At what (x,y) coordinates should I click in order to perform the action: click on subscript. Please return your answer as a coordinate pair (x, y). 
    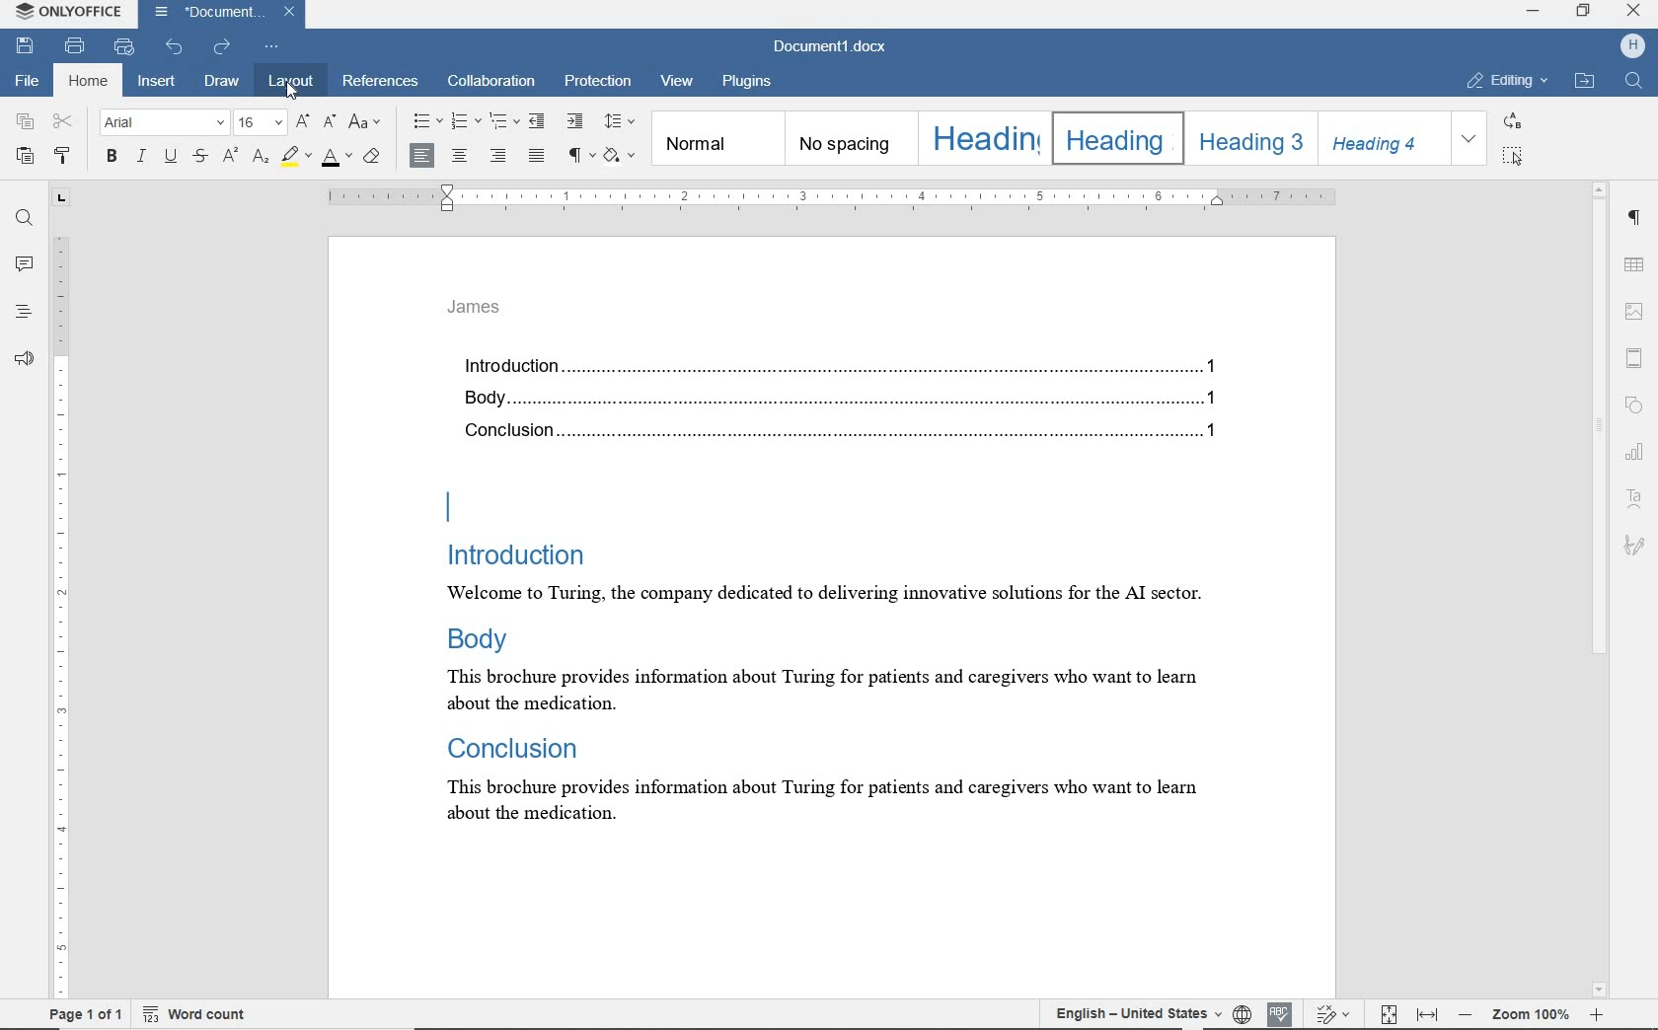
    Looking at the image, I should click on (260, 157).